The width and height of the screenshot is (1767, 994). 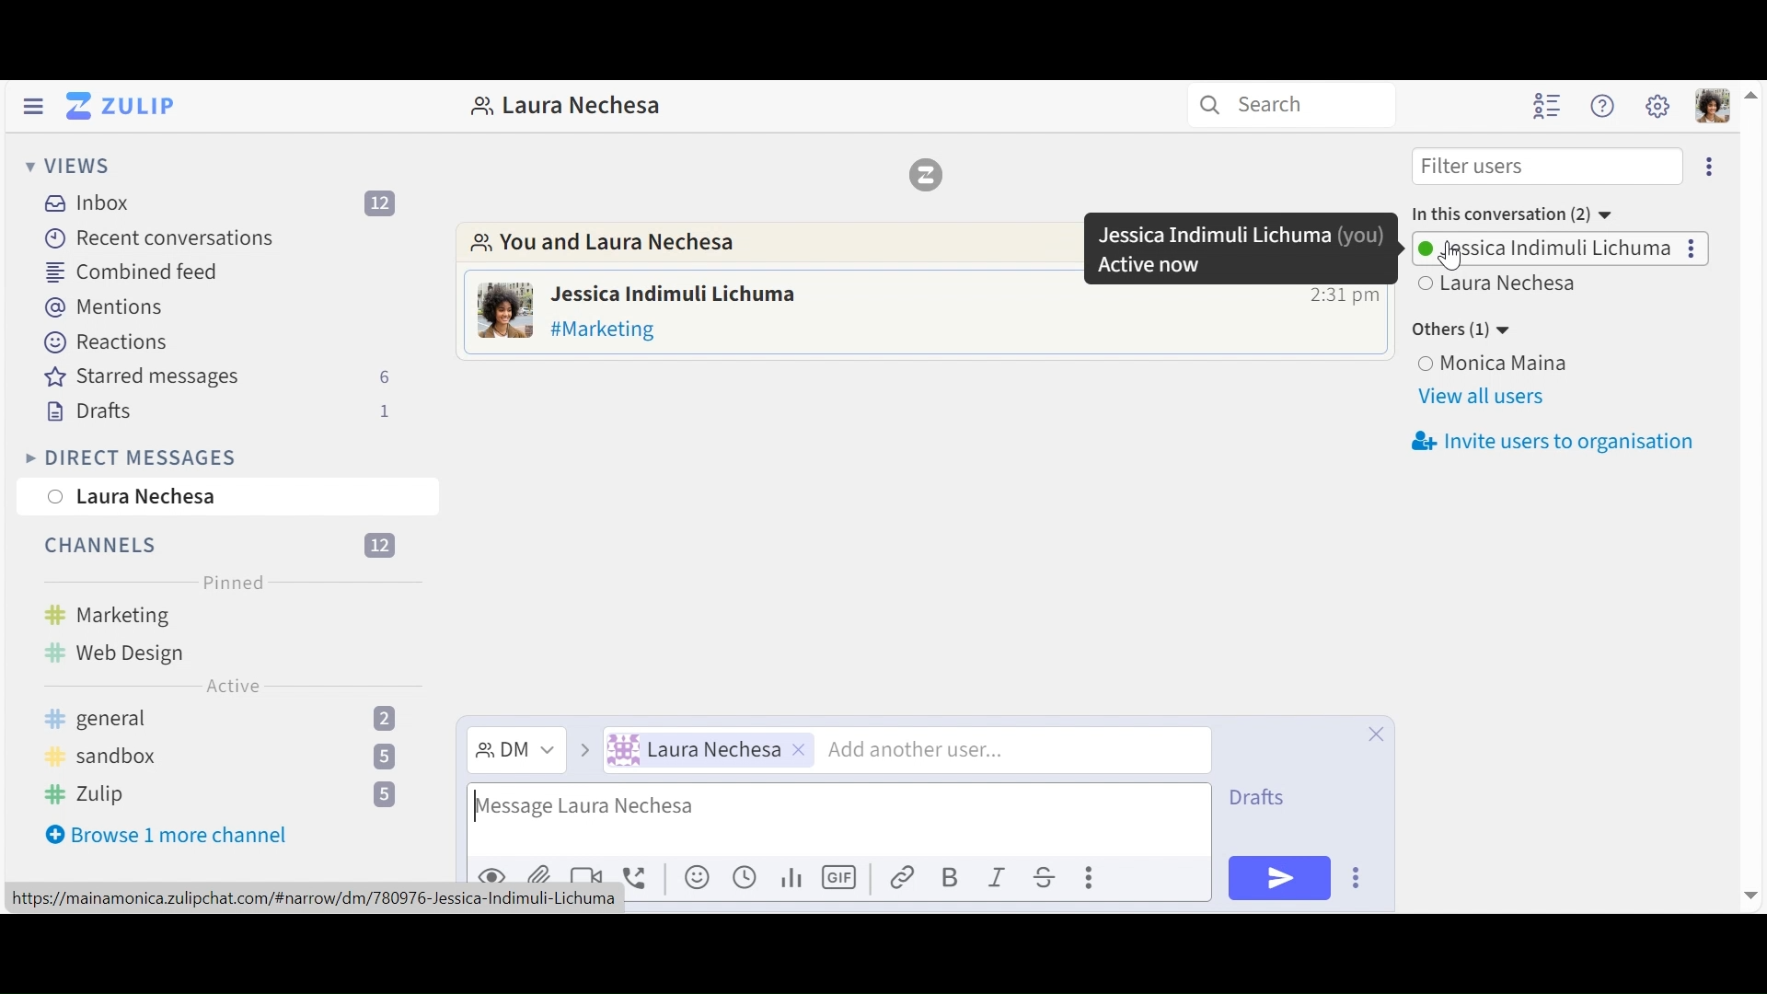 I want to click on Hide left Sidebar, so click(x=35, y=106).